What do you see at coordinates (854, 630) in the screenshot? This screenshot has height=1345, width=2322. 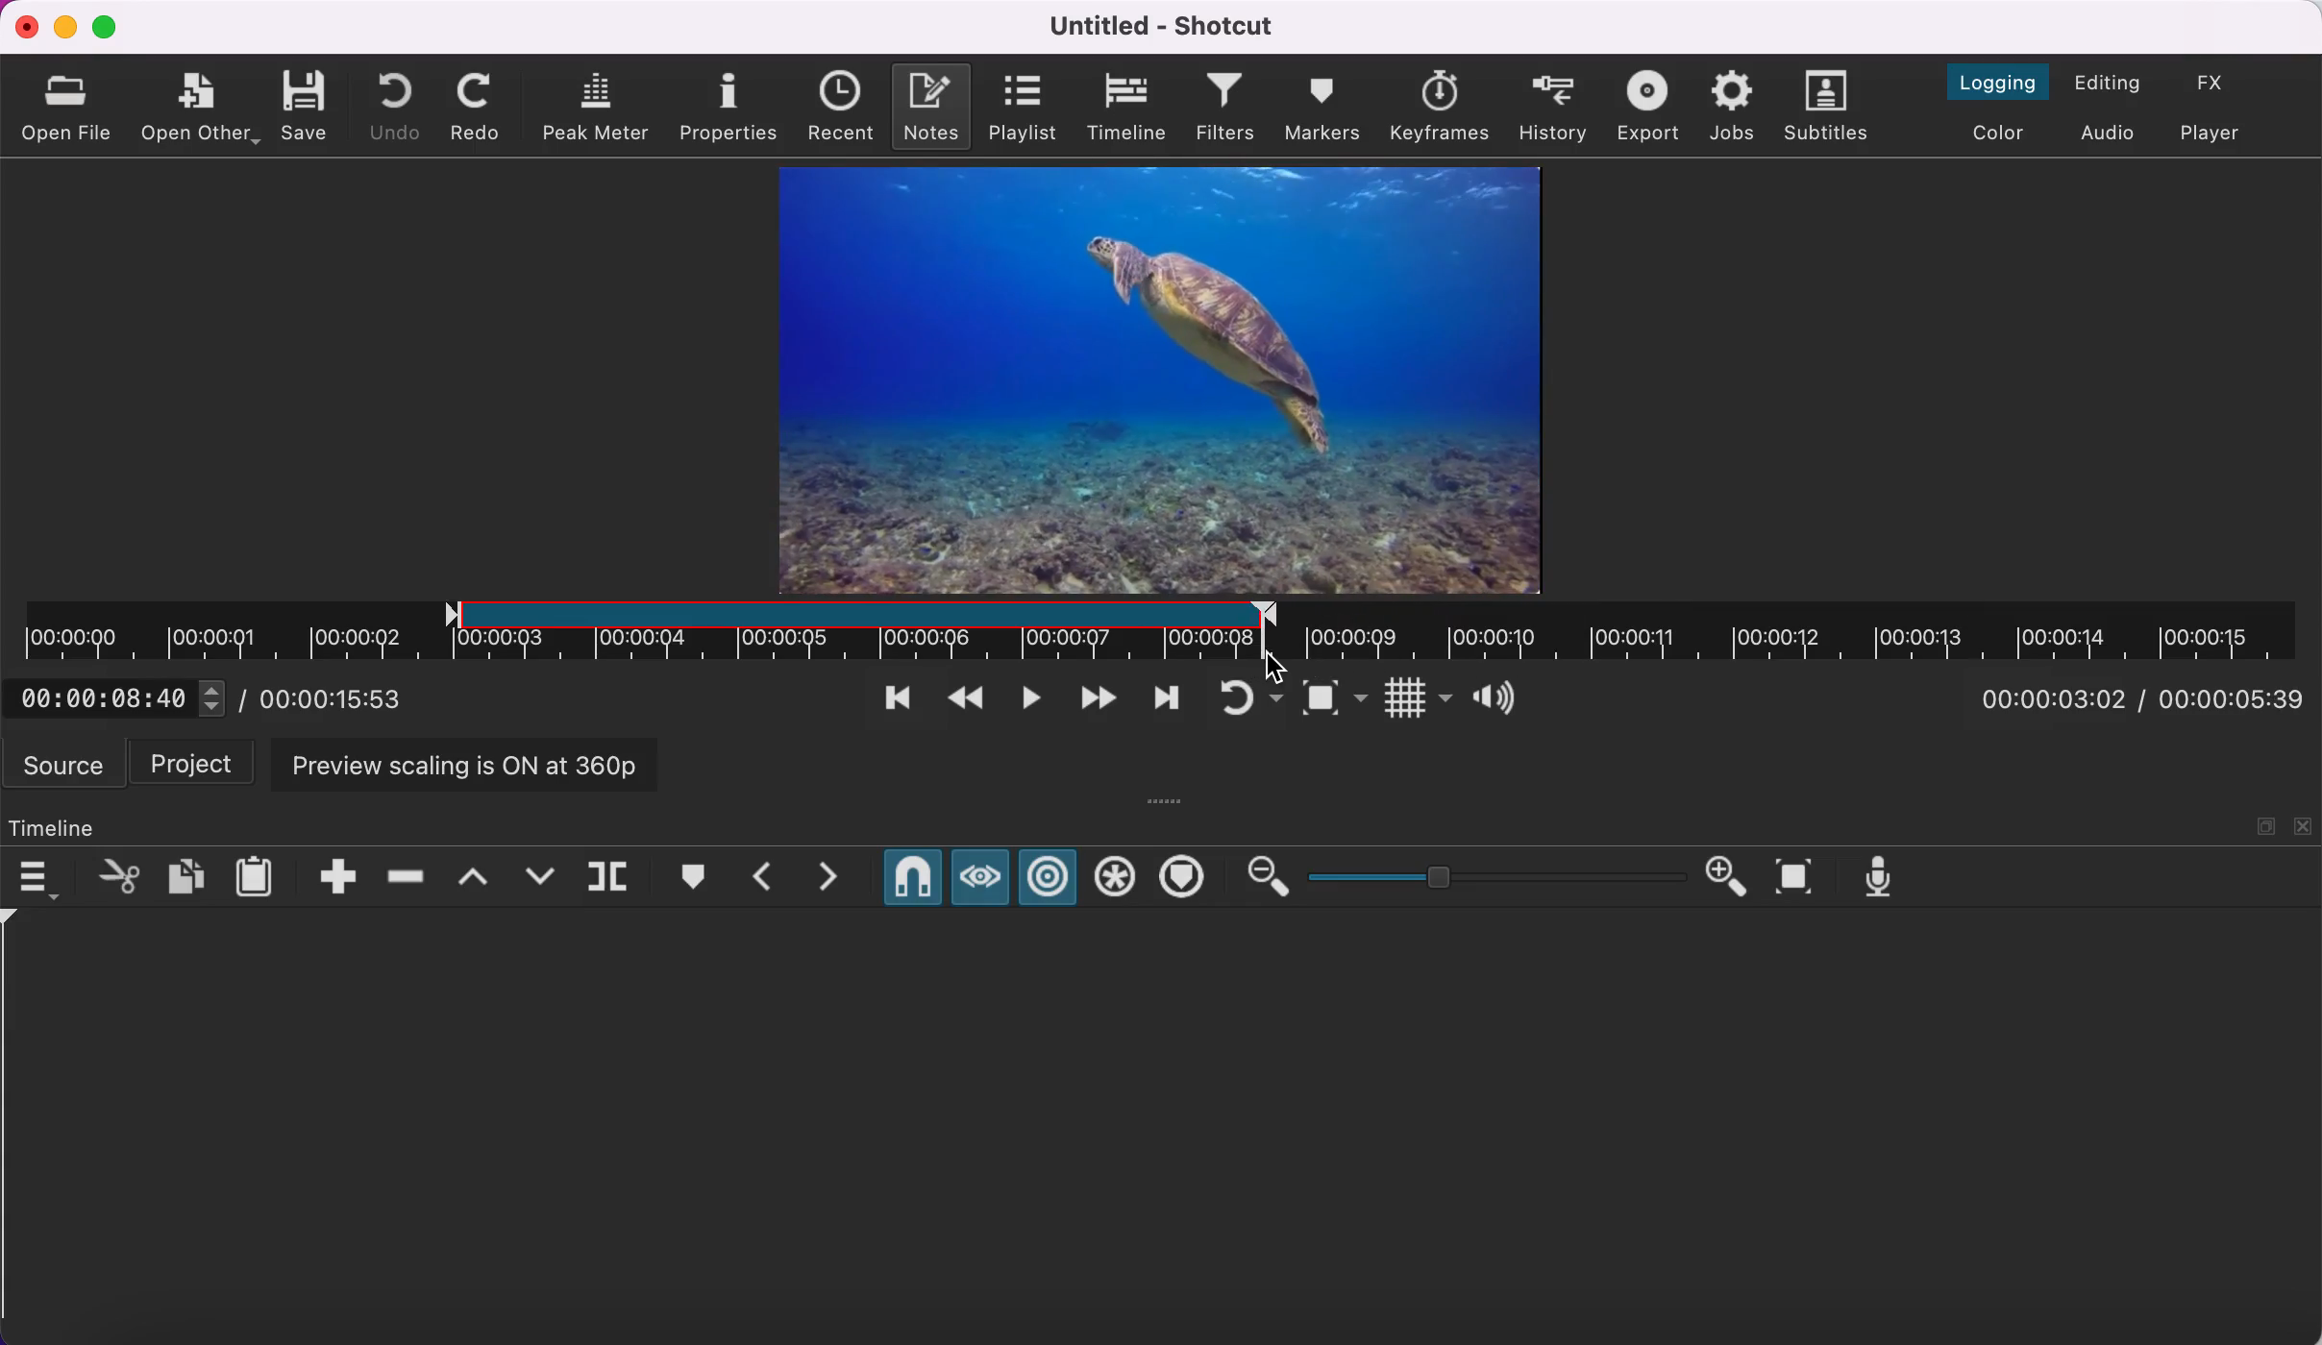 I see `clipped region of timeline` at bounding box center [854, 630].